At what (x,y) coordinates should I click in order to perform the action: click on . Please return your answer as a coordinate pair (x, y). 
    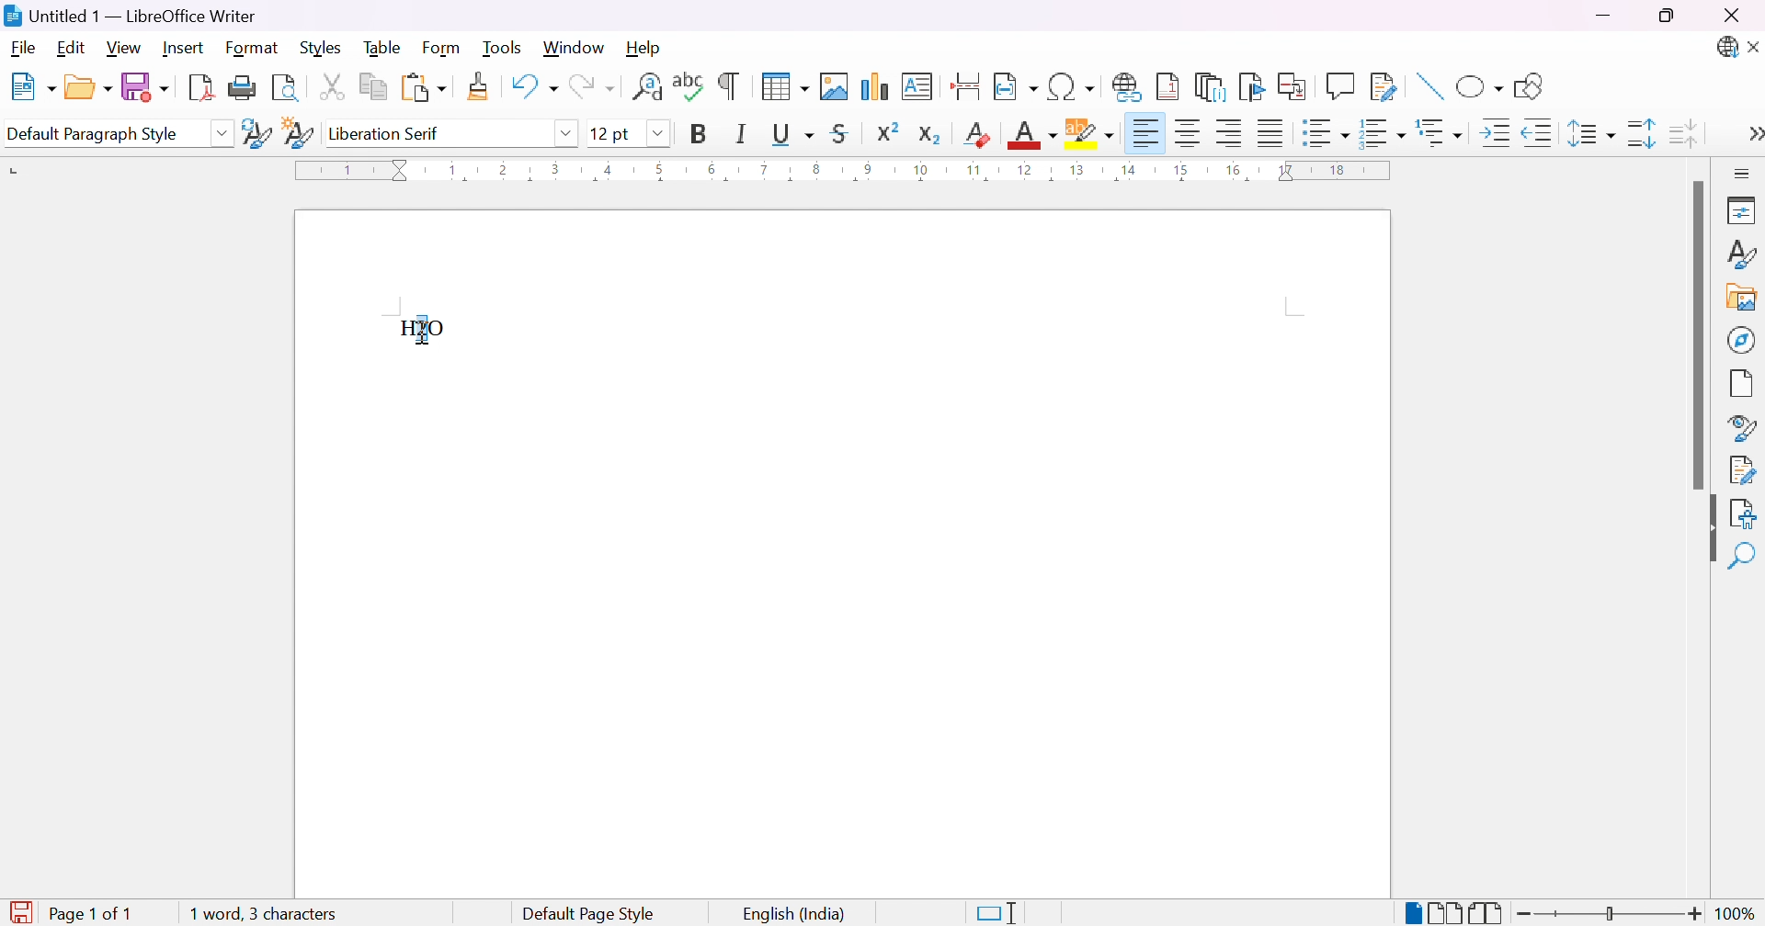
    Looking at the image, I should click on (478, 86).